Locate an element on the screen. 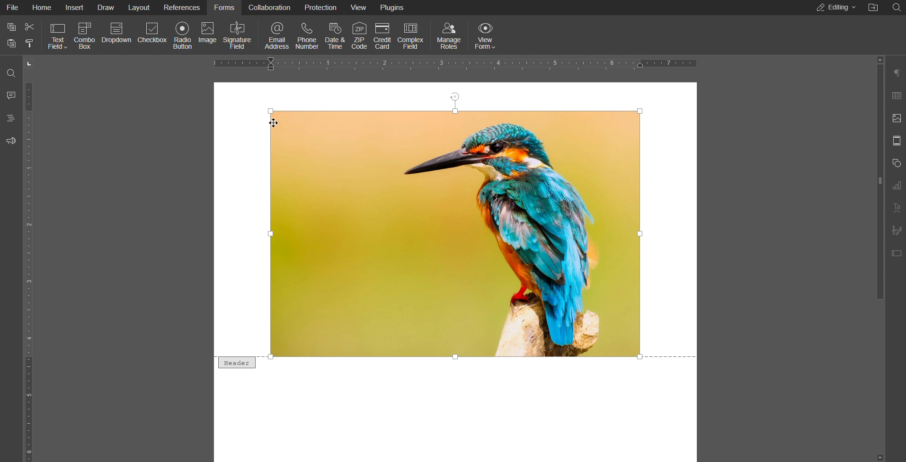 The width and height of the screenshot is (906, 462). Home is located at coordinates (42, 8).